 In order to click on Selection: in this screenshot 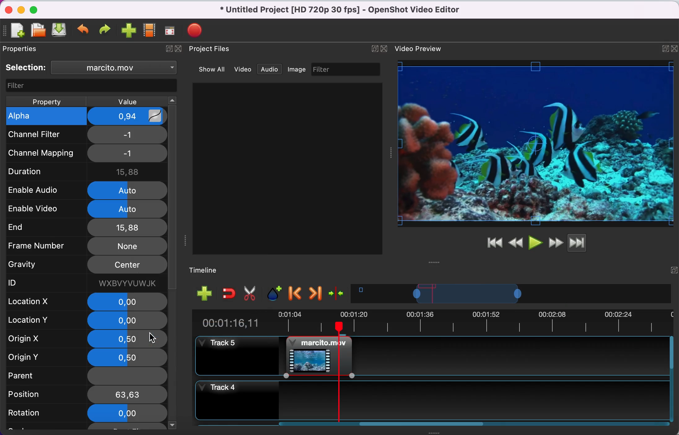, I will do `click(27, 68)`.